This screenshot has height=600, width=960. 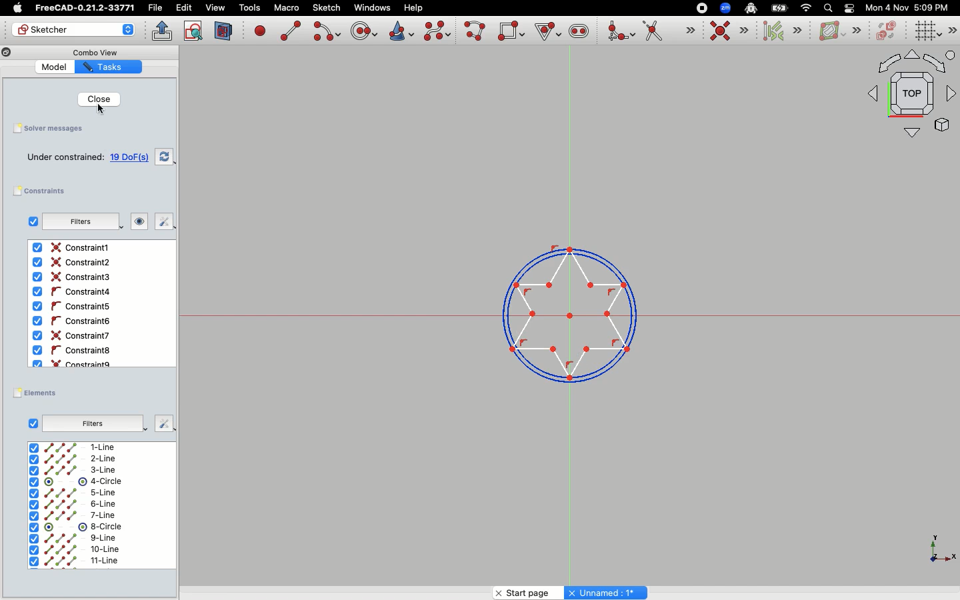 I want to click on Create fillet, so click(x=620, y=32).